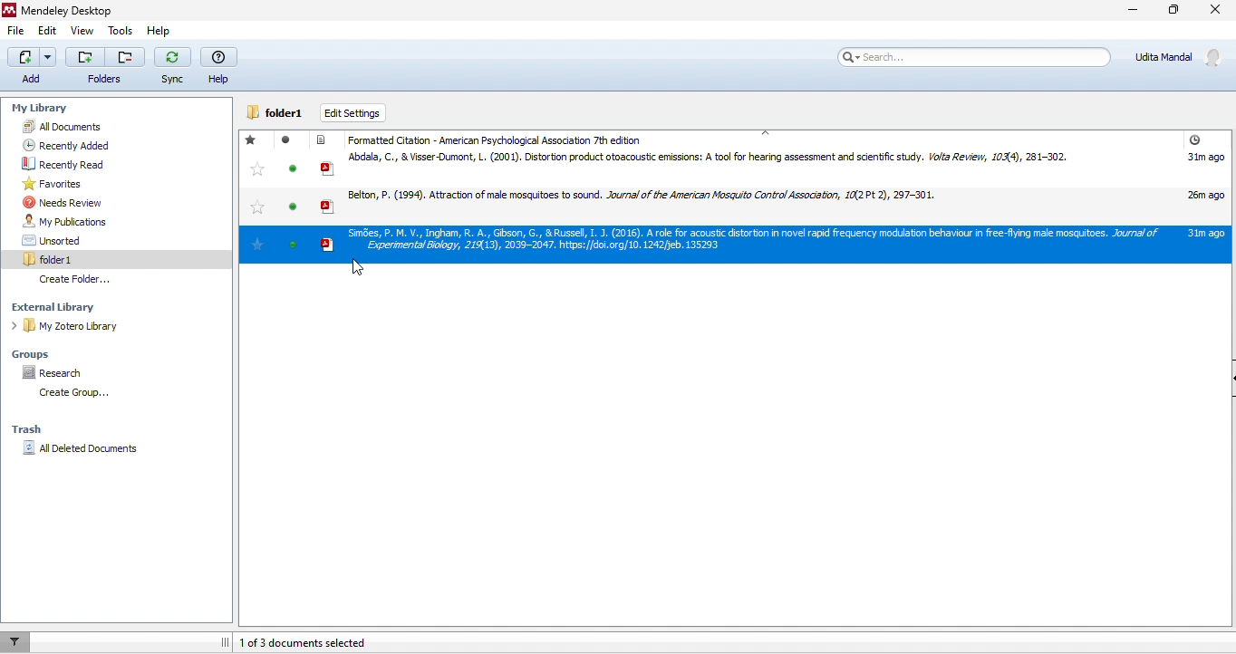  Describe the element at coordinates (1194, 139) in the screenshot. I see `added time` at that location.